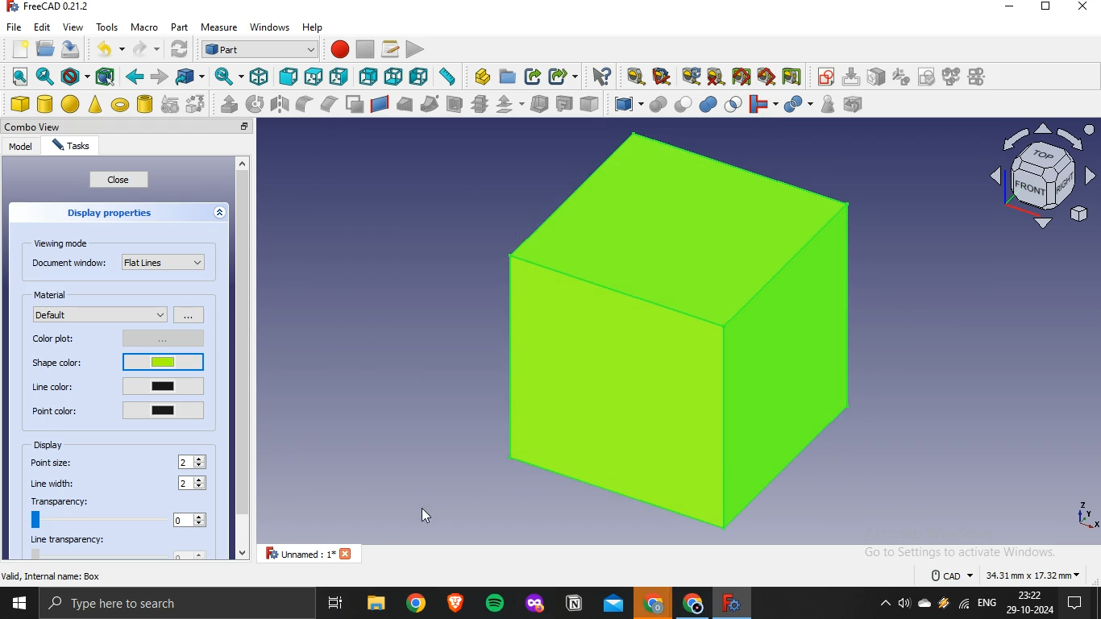 This screenshot has width=1101, height=619. What do you see at coordinates (73, 77) in the screenshot?
I see `draw style` at bounding box center [73, 77].